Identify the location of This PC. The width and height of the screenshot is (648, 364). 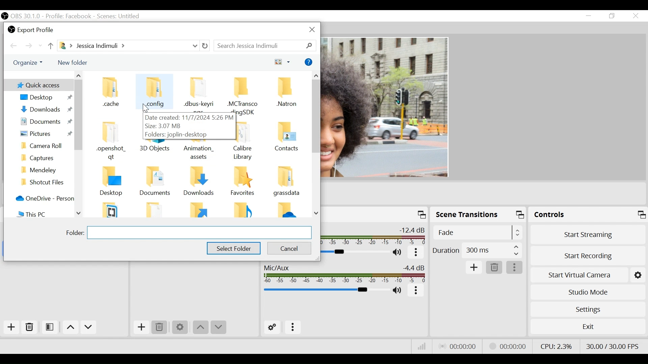
(44, 214).